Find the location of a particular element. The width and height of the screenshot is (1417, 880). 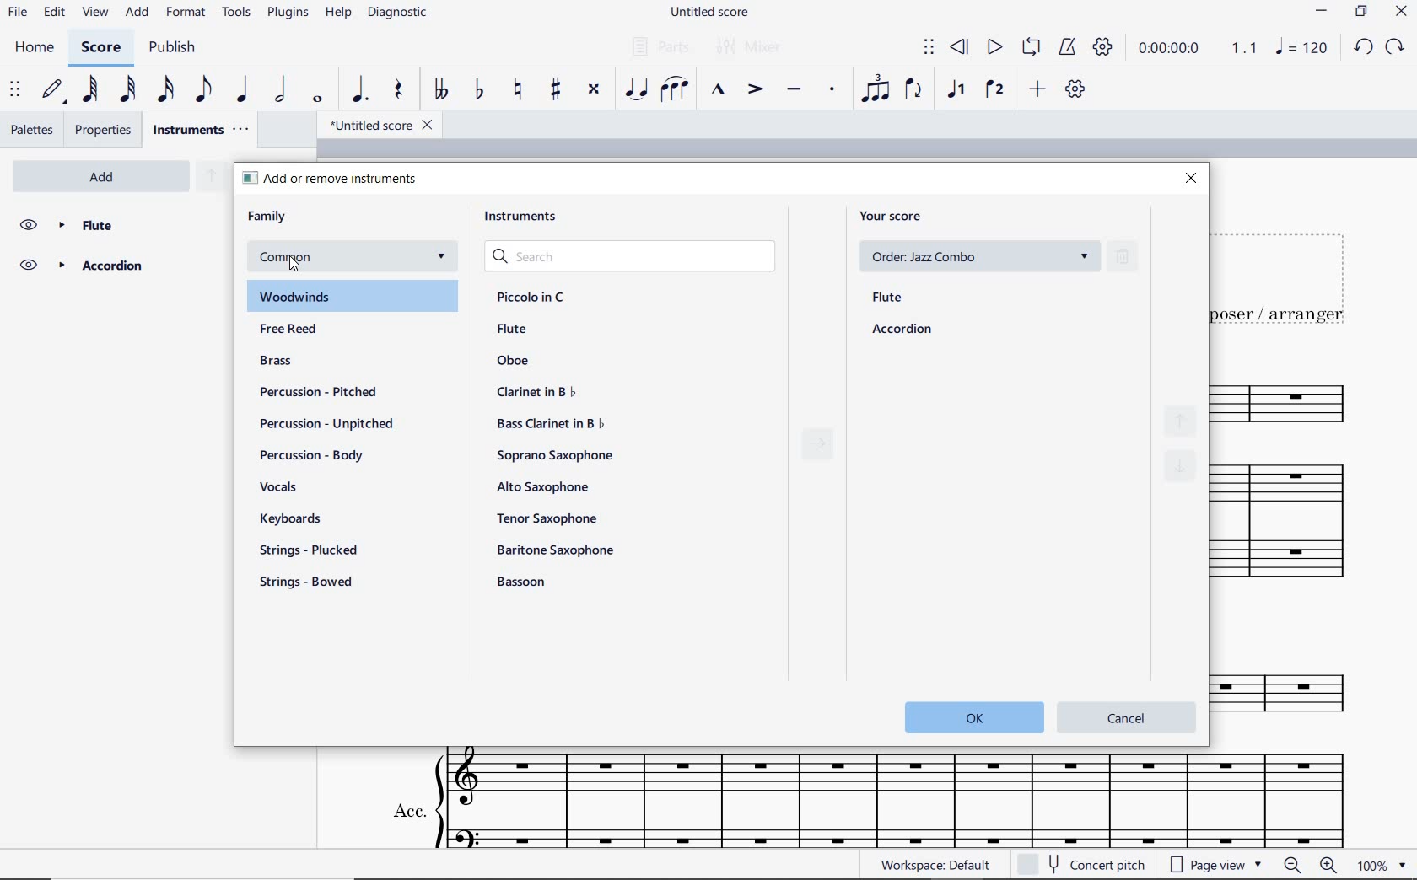

strings - plucked is located at coordinates (315, 550).